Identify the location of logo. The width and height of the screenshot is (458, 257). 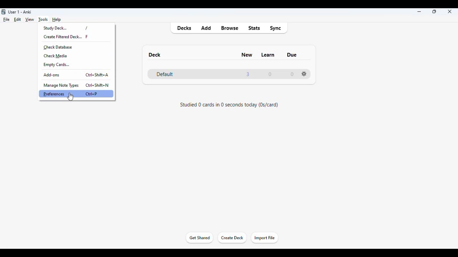
(4, 12).